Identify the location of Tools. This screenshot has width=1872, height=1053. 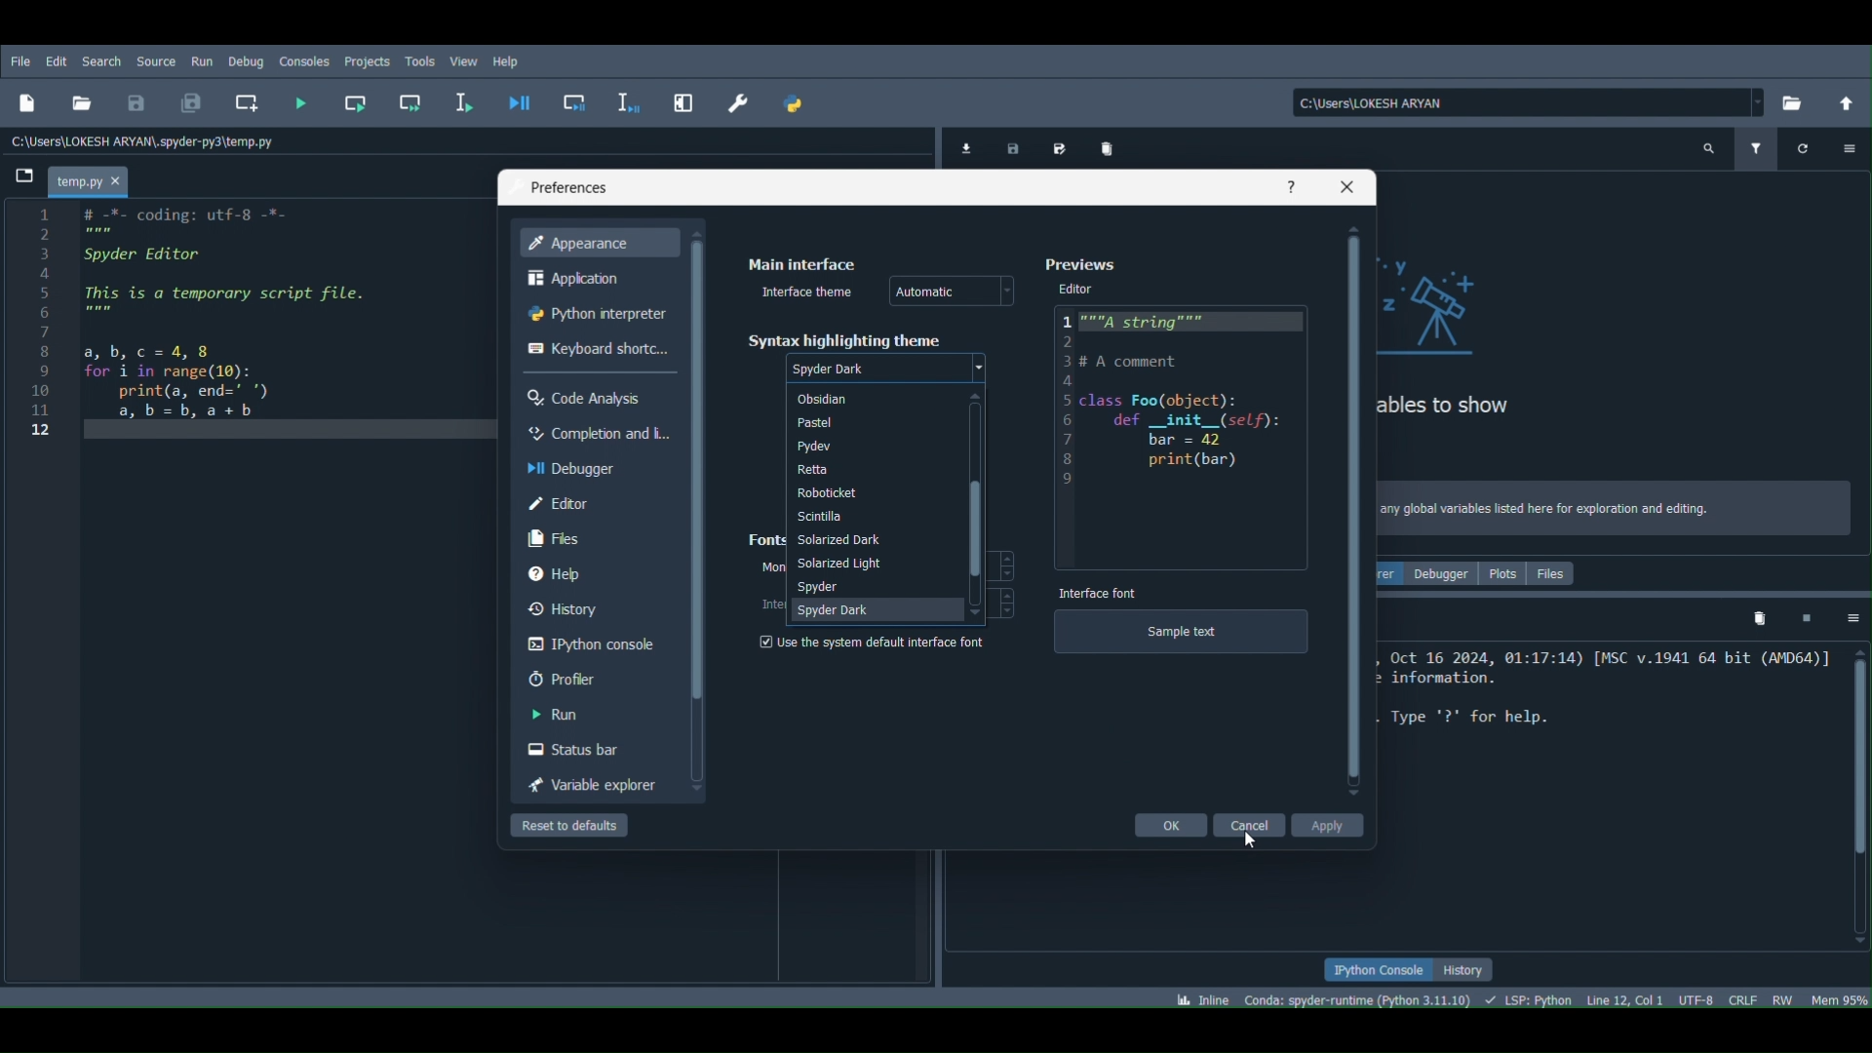
(414, 60).